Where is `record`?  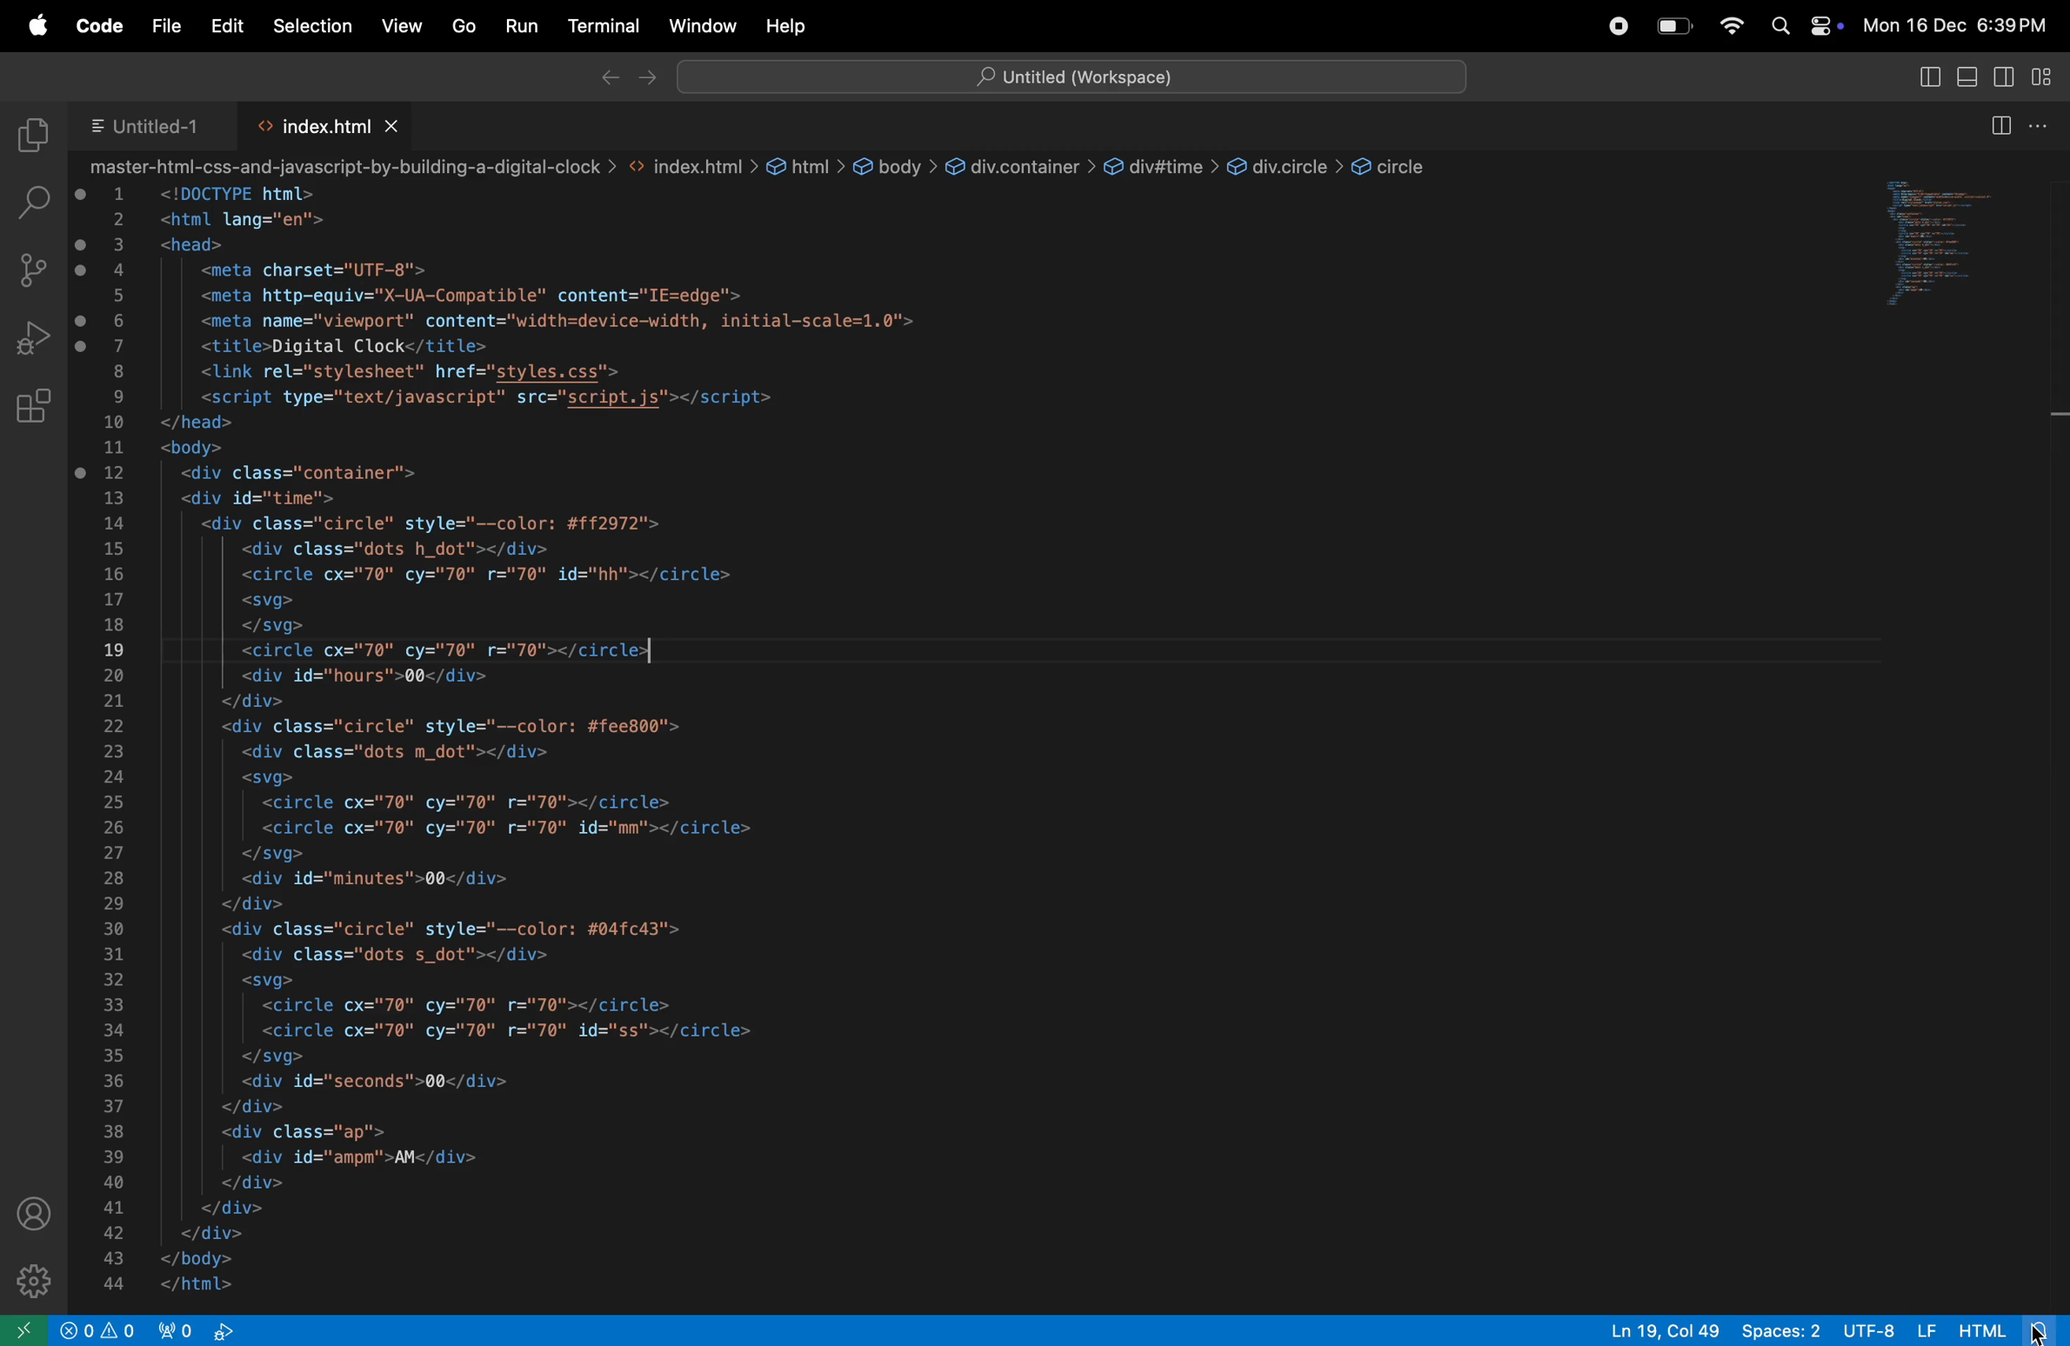
record is located at coordinates (1619, 26).